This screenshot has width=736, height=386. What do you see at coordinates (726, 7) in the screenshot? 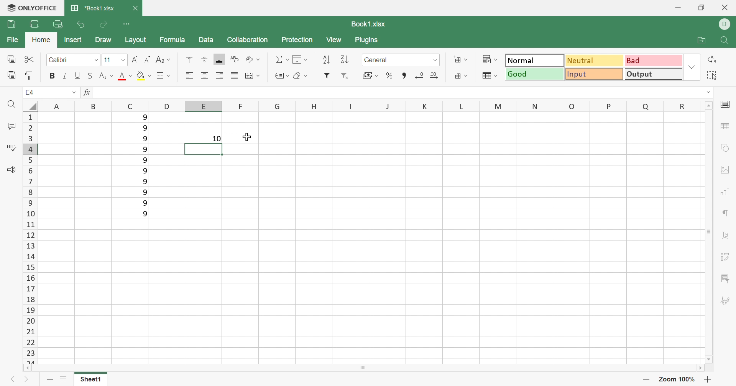
I see `Close` at bounding box center [726, 7].